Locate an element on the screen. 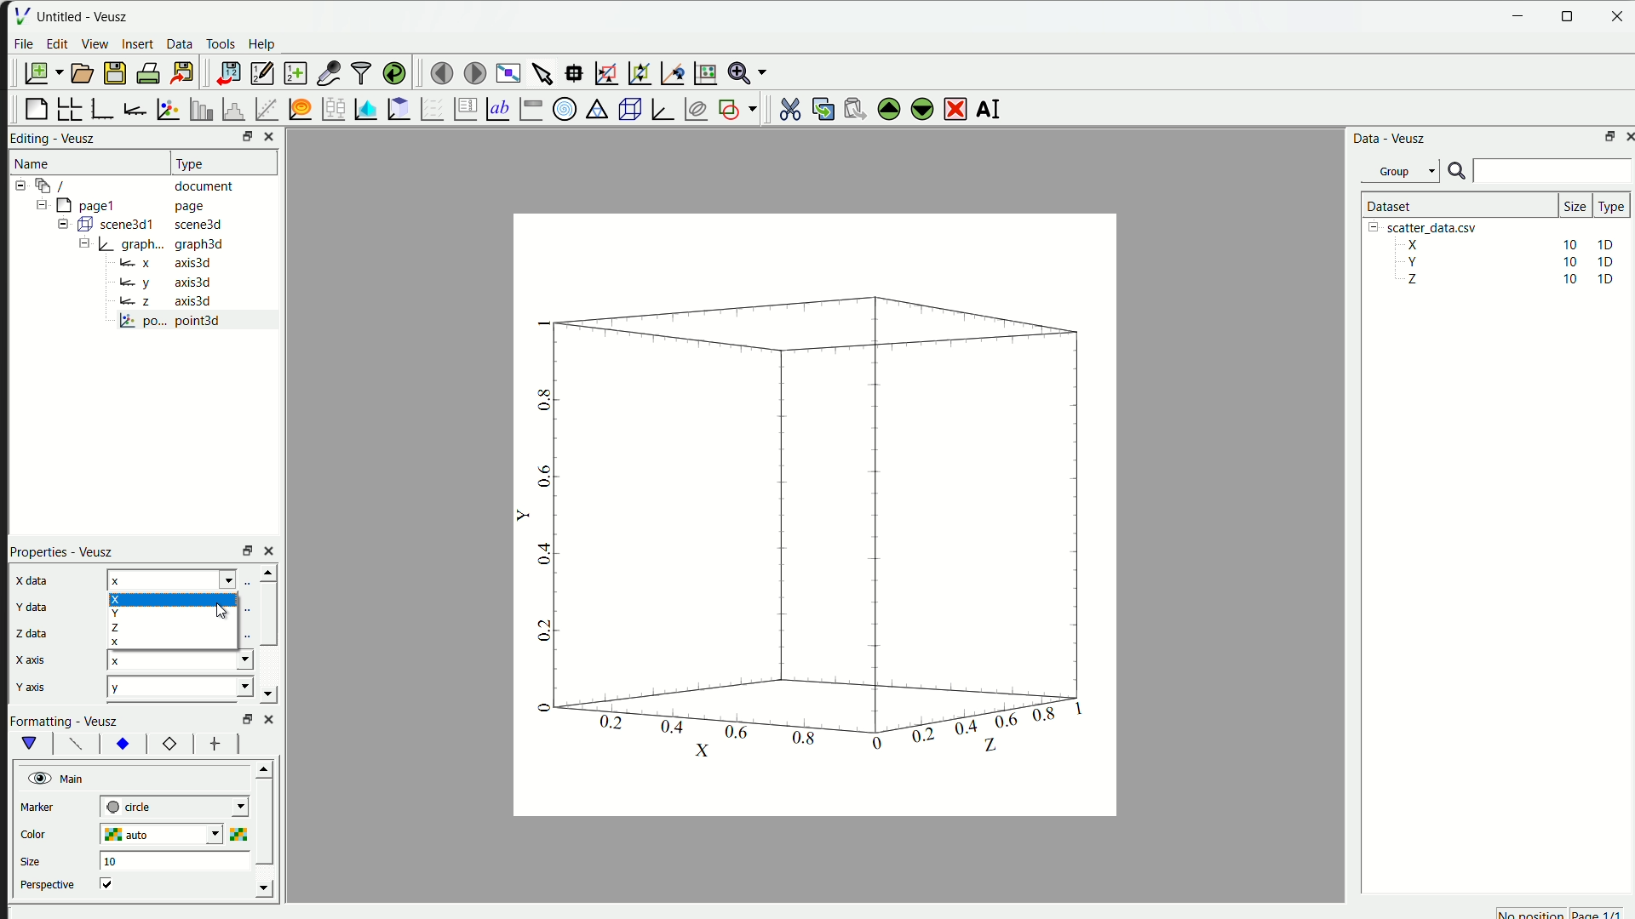  Image color bar is located at coordinates (532, 108).